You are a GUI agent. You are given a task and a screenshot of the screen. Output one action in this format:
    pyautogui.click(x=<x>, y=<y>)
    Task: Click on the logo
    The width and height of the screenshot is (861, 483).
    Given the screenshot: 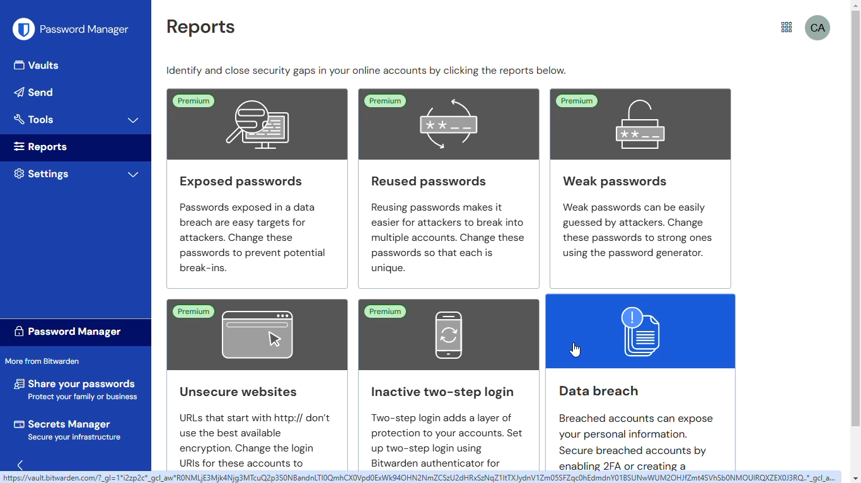 What is the action you would take?
    pyautogui.click(x=24, y=29)
    